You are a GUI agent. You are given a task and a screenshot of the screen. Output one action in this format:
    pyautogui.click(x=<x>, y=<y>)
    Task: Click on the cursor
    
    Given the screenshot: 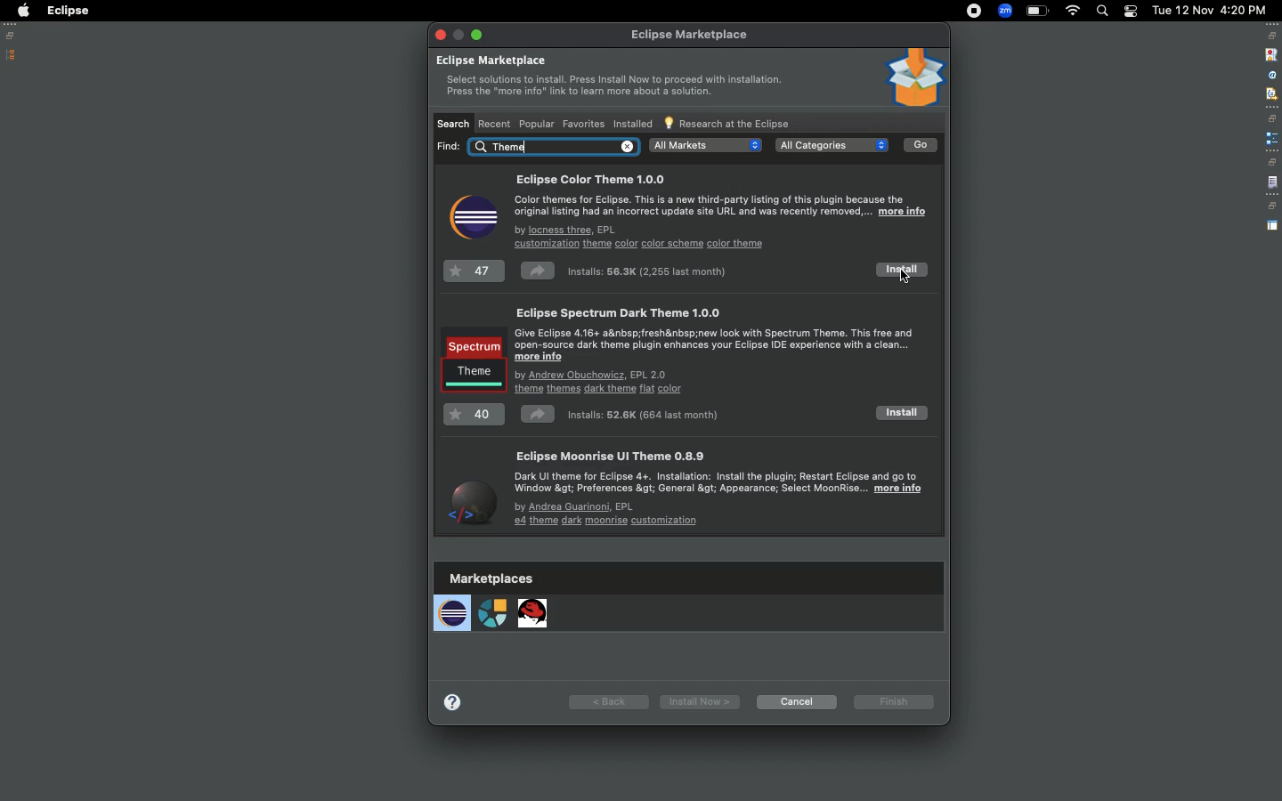 What is the action you would take?
    pyautogui.click(x=905, y=279)
    